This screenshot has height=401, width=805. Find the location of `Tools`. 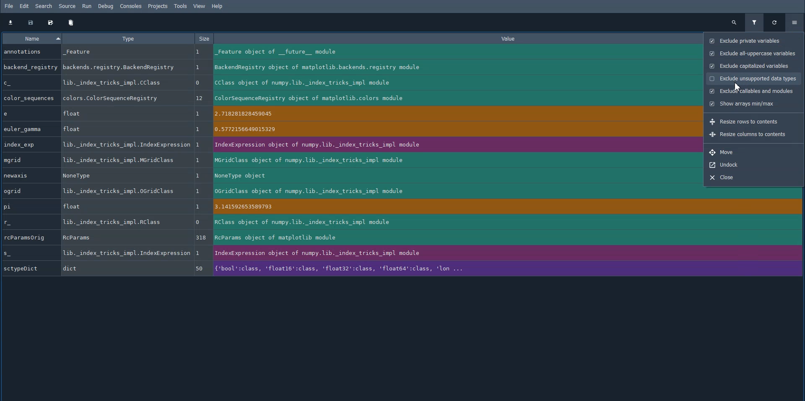

Tools is located at coordinates (180, 6).